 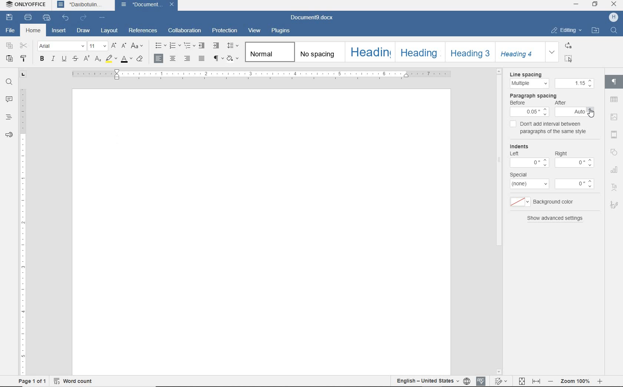 I want to click on background color, so click(x=520, y=203).